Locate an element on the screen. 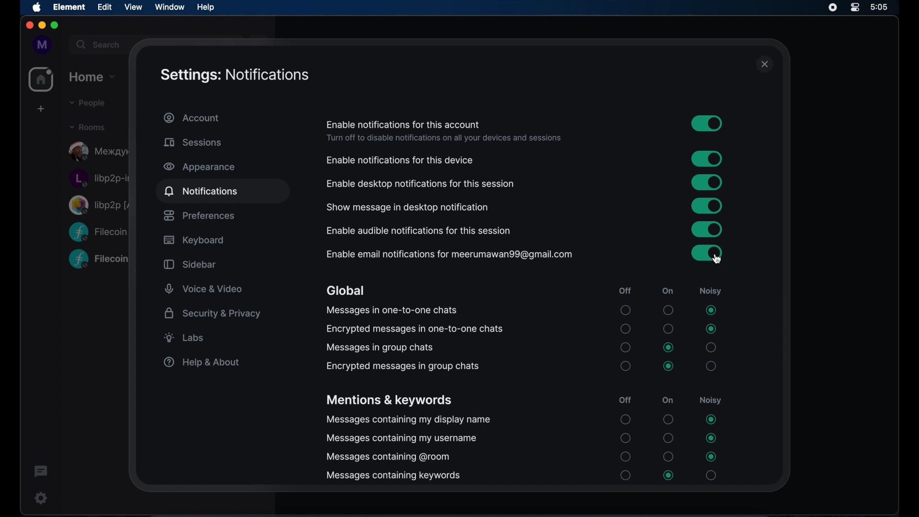  home is located at coordinates (93, 76).